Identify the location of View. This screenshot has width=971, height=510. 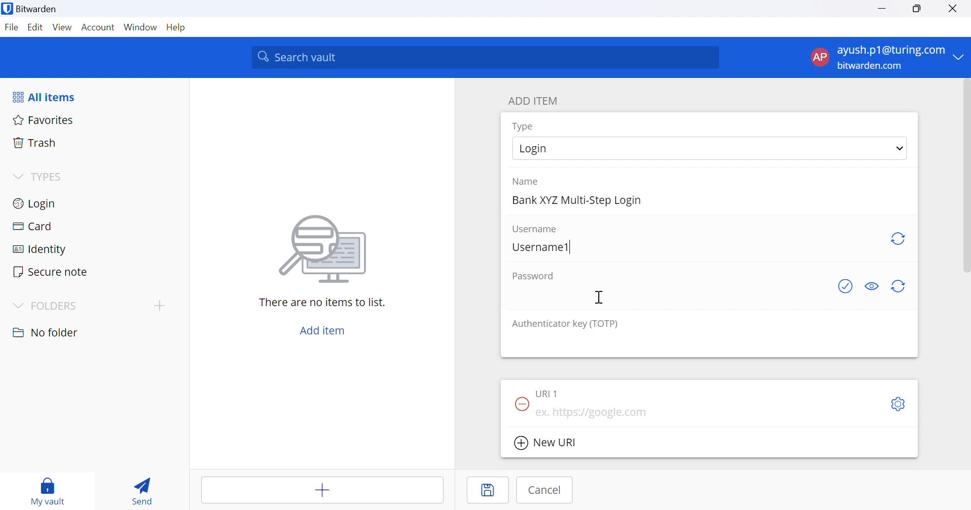
(62, 27).